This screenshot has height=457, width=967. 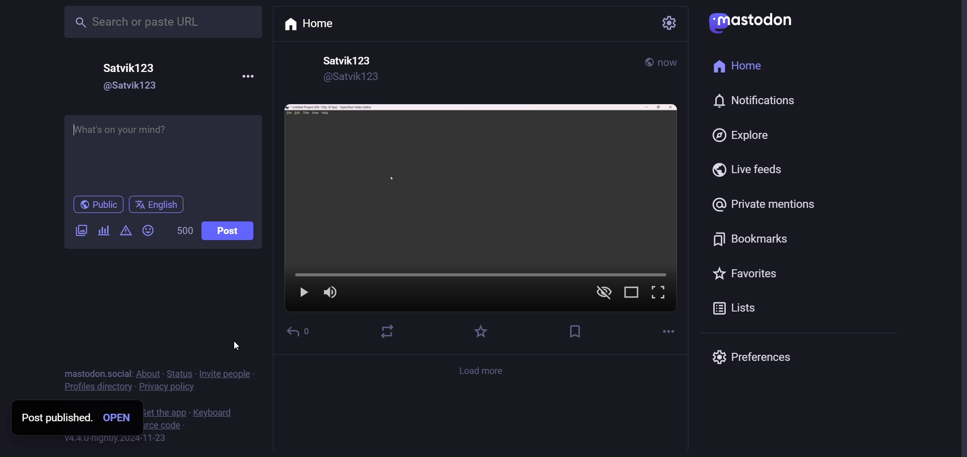 I want to click on video track, so click(x=489, y=276).